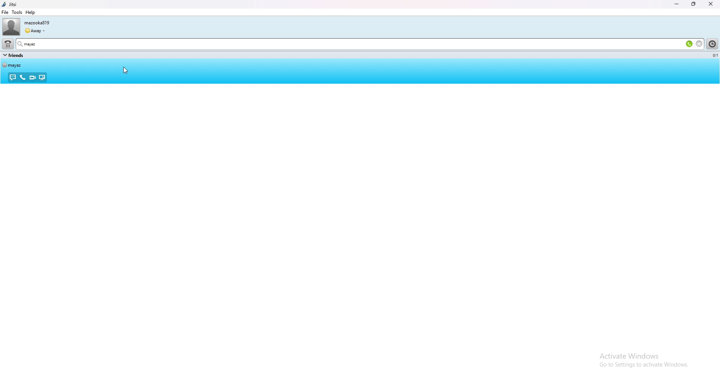 This screenshot has height=386, width=720. Describe the element at coordinates (42, 78) in the screenshot. I see `share desktop` at that location.